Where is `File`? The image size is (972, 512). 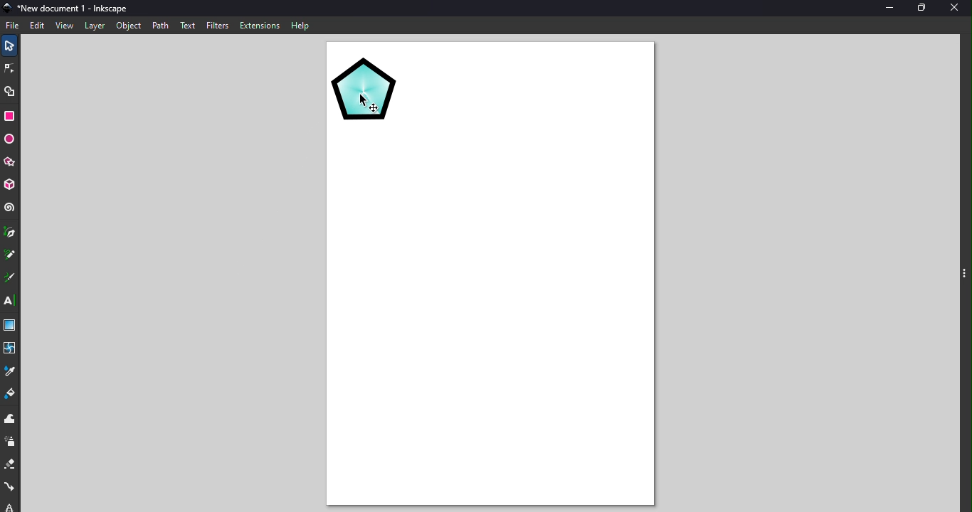 File is located at coordinates (14, 23).